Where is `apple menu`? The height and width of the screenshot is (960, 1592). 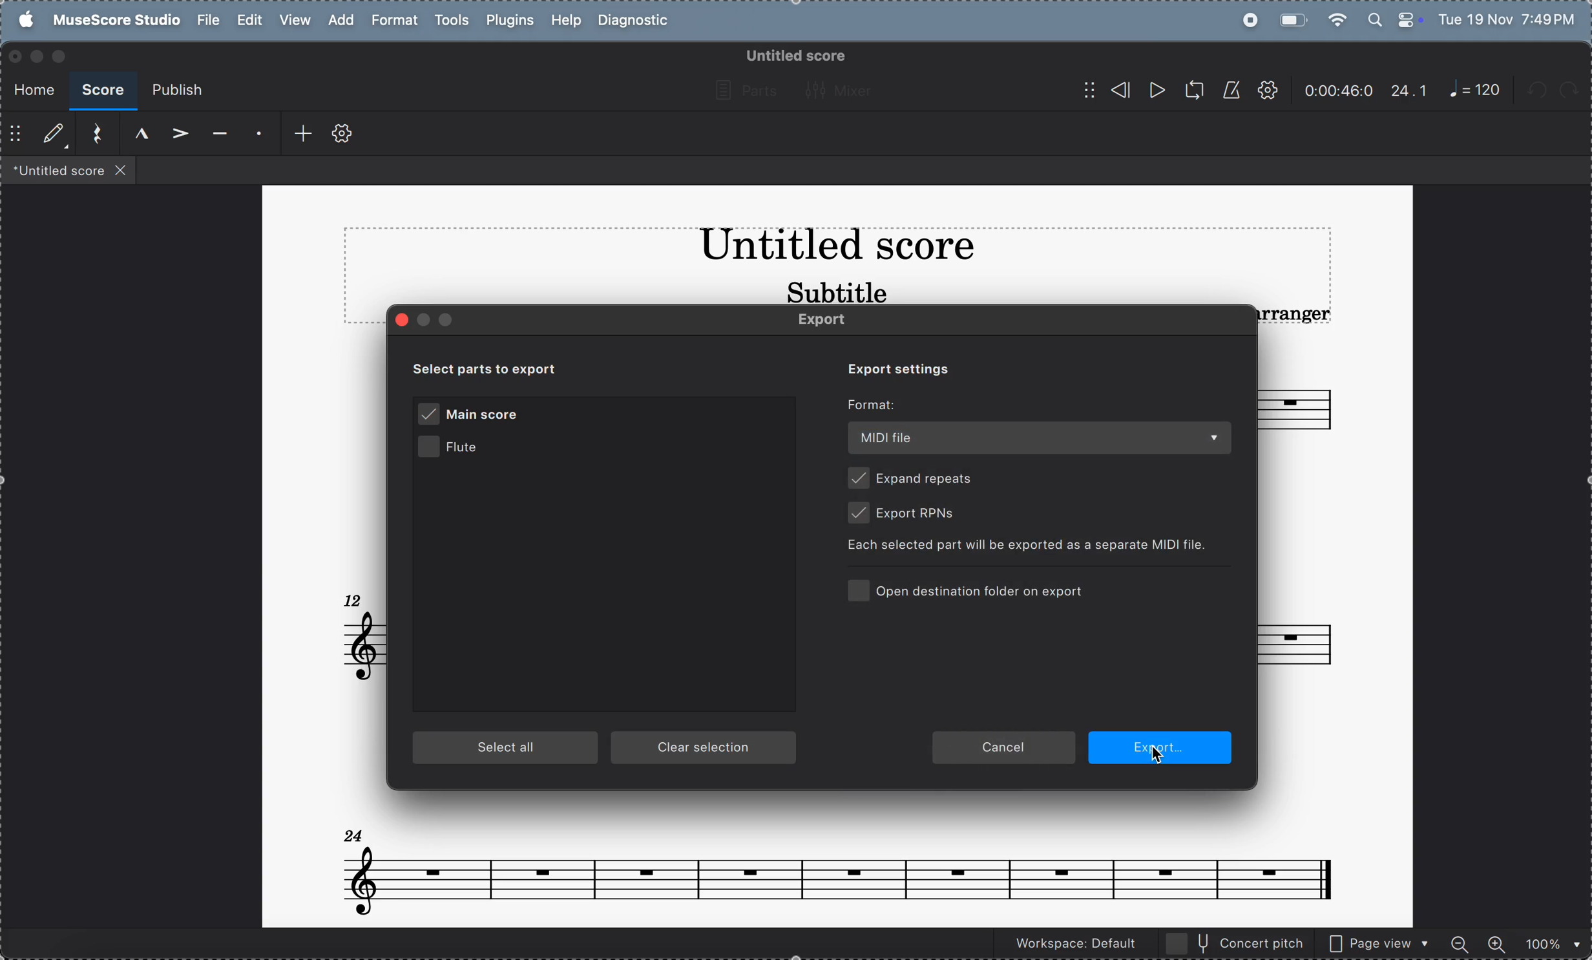 apple menu is located at coordinates (21, 19).